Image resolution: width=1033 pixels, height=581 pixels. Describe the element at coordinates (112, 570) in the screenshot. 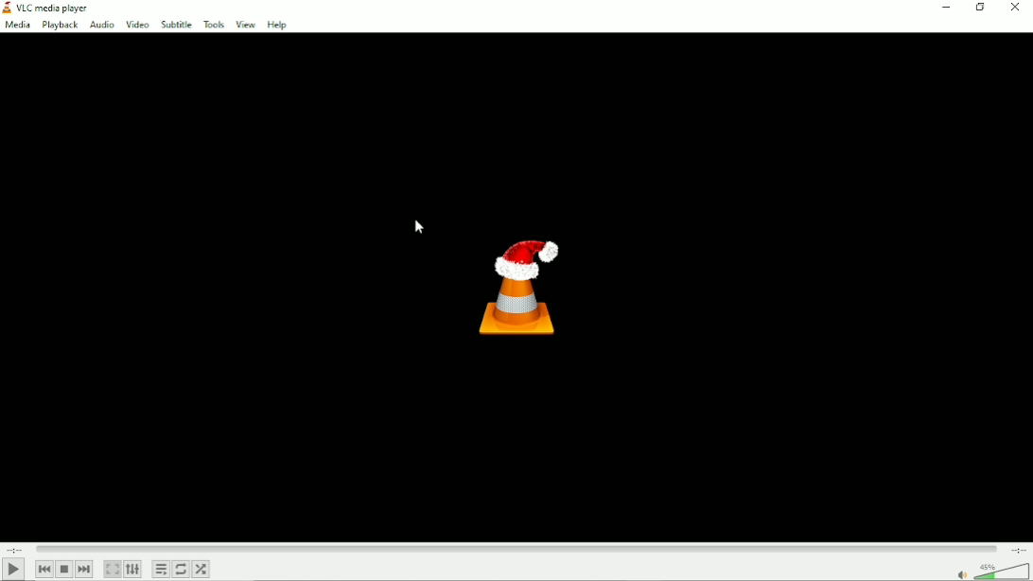

I see `Toggle video in fullscreen` at that location.